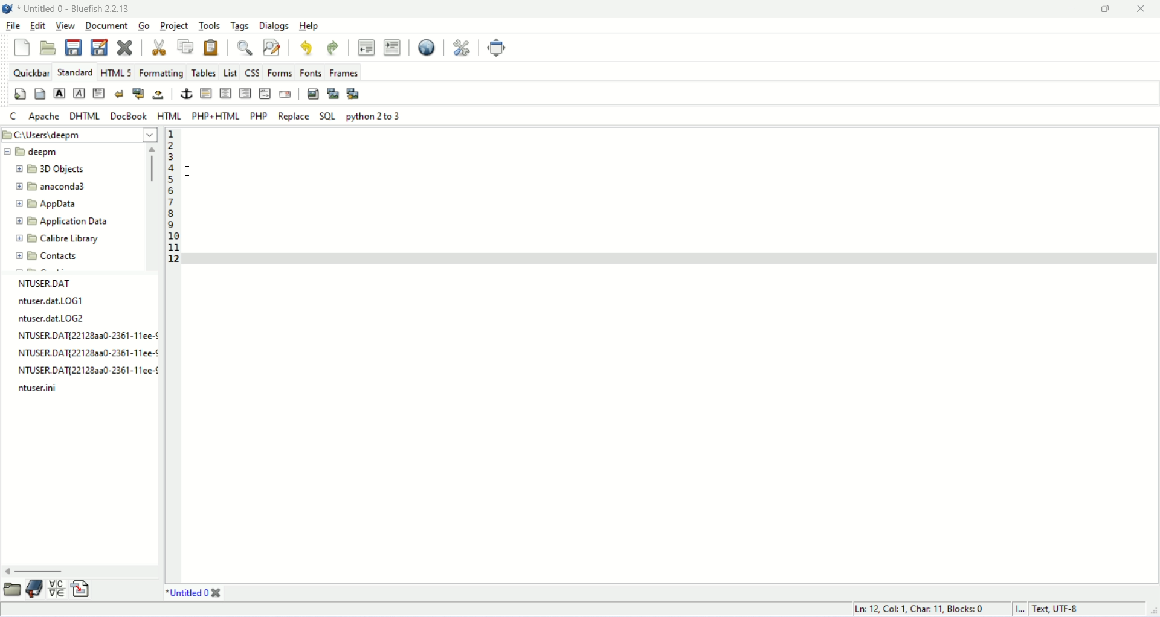 This screenshot has height=617, width=1160. Describe the element at coordinates (189, 593) in the screenshot. I see `file name` at that location.